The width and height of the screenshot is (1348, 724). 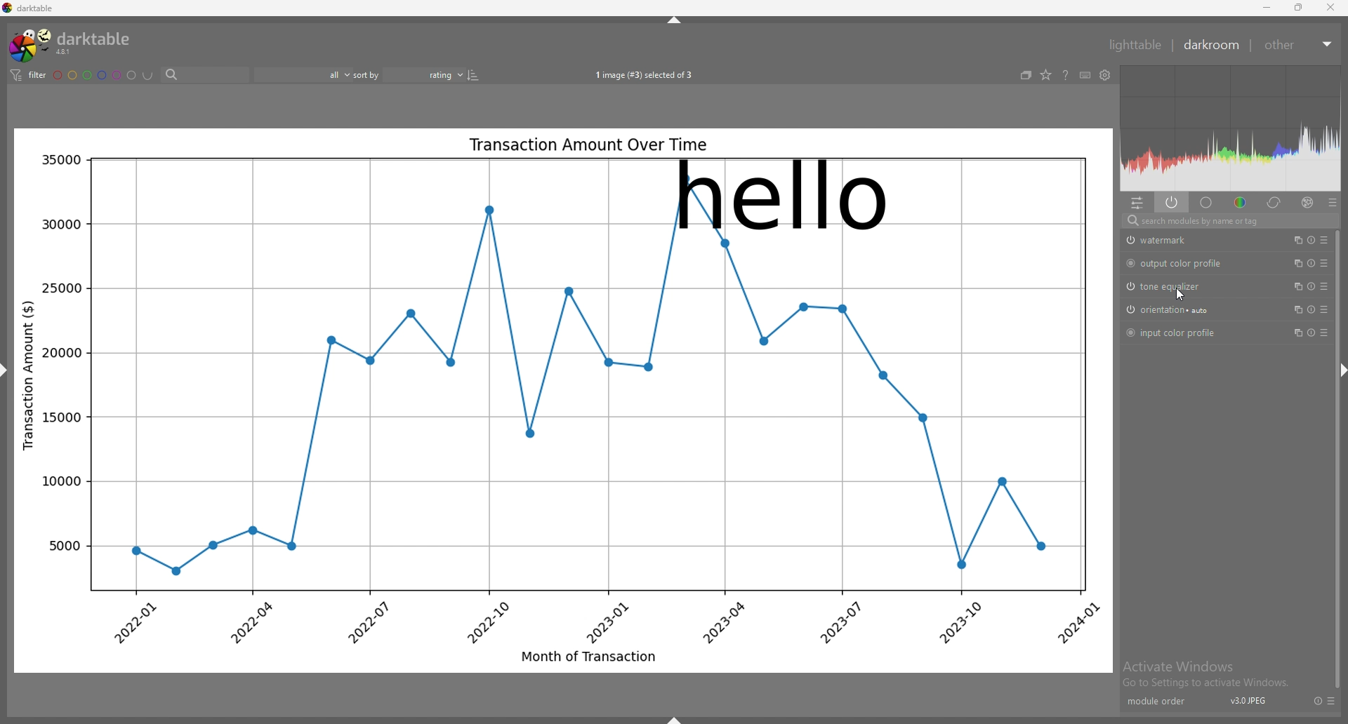 What do you see at coordinates (1137, 203) in the screenshot?
I see `quick access panel` at bounding box center [1137, 203].